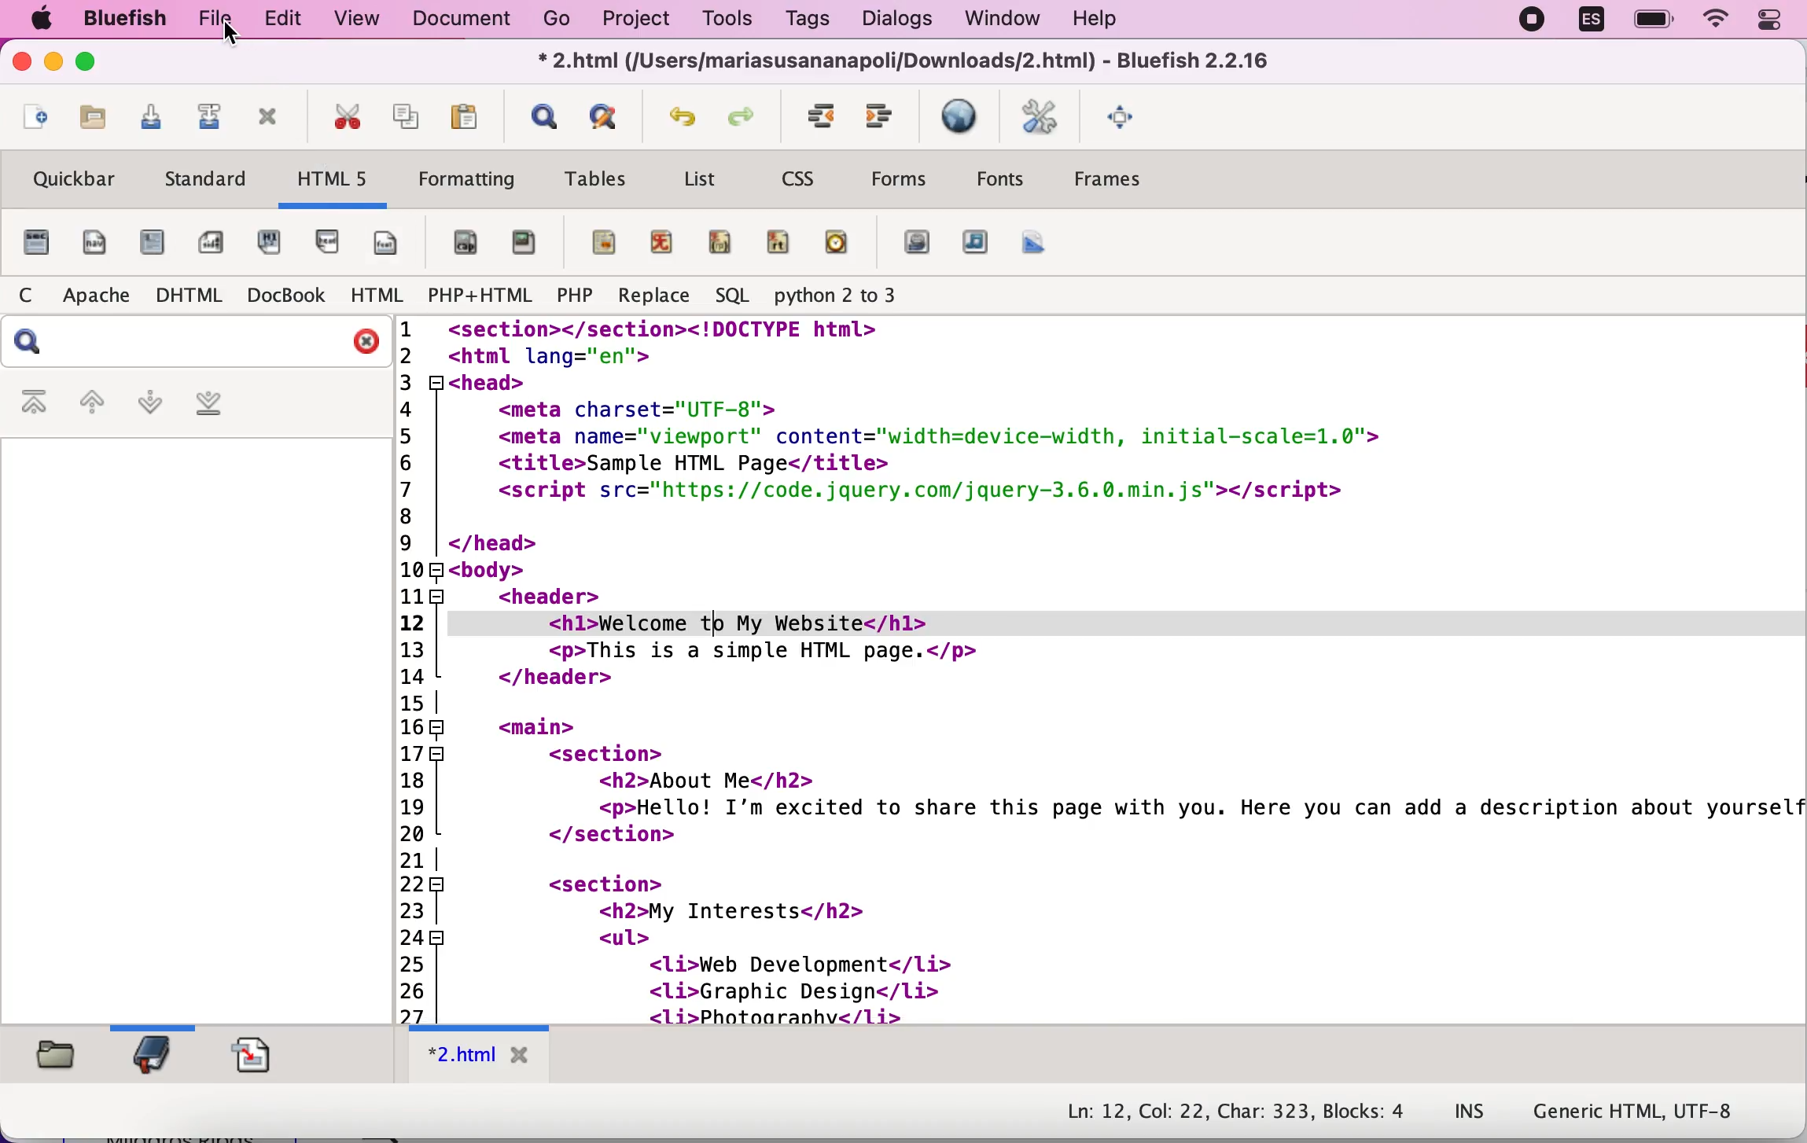  Describe the element at coordinates (704, 178) in the screenshot. I see `list` at that location.